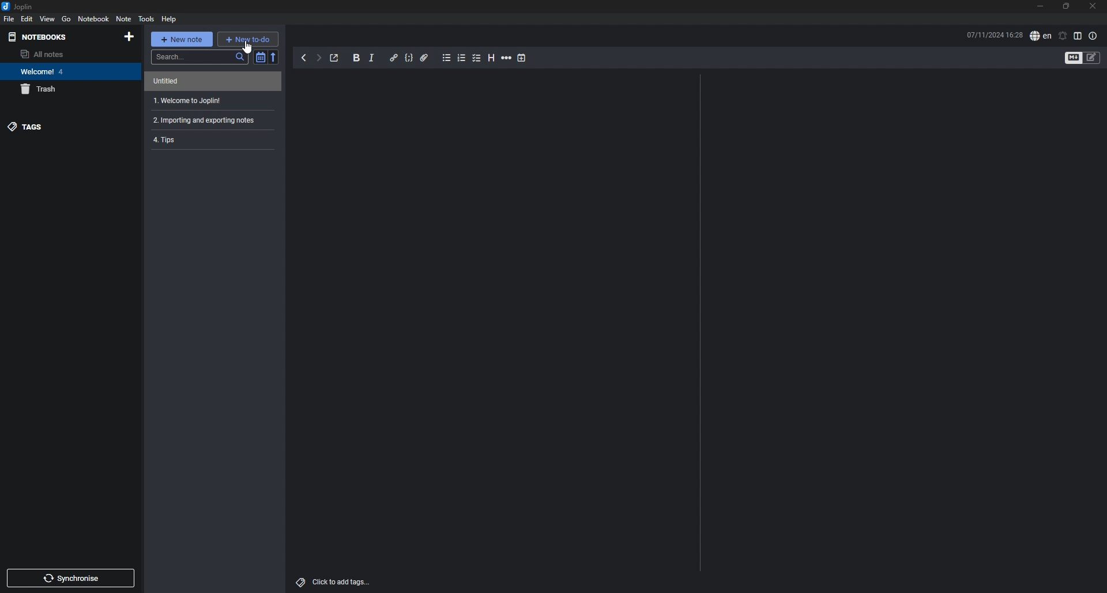 The image size is (1107, 593). What do you see at coordinates (22, 6) in the screenshot?
I see `joplin` at bounding box center [22, 6].